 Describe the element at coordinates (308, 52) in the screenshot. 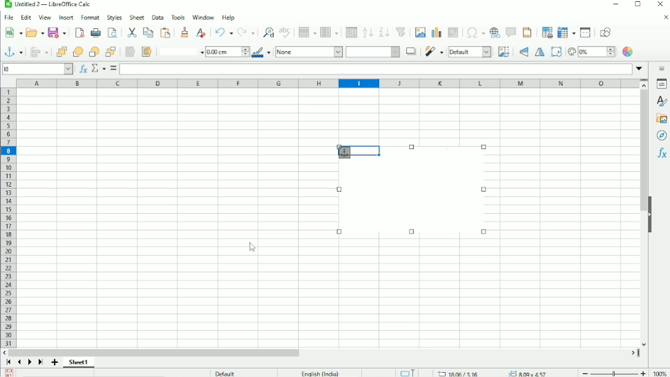

I see `None` at that location.